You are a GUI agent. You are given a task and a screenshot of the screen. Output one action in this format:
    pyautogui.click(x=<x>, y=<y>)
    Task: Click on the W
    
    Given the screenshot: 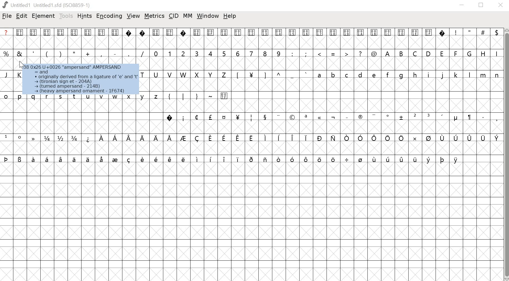 What is the action you would take?
    pyautogui.click(x=183, y=74)
    